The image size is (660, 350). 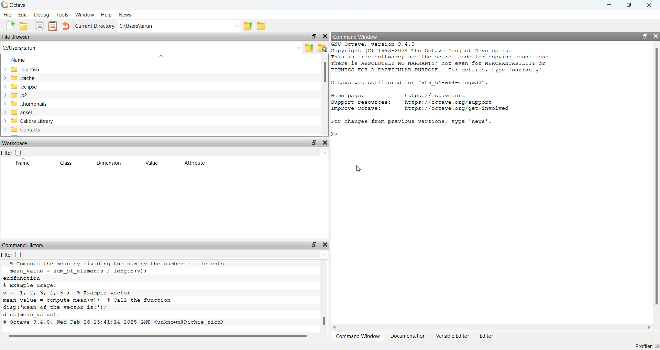 I want to click on close, so click(x=325, y=36).